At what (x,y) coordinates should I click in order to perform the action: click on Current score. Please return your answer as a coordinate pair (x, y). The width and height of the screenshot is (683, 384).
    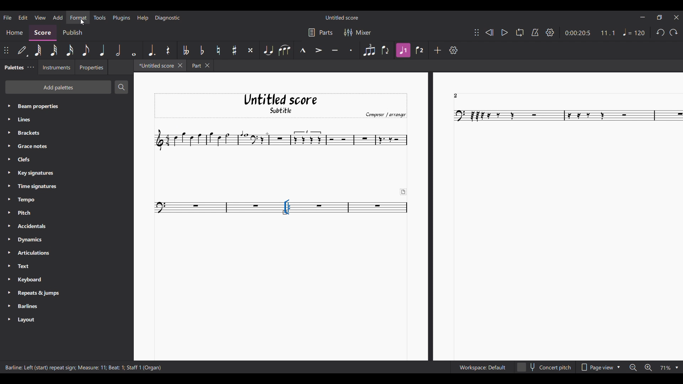
    Looking at the image, I should click on (409, 215).